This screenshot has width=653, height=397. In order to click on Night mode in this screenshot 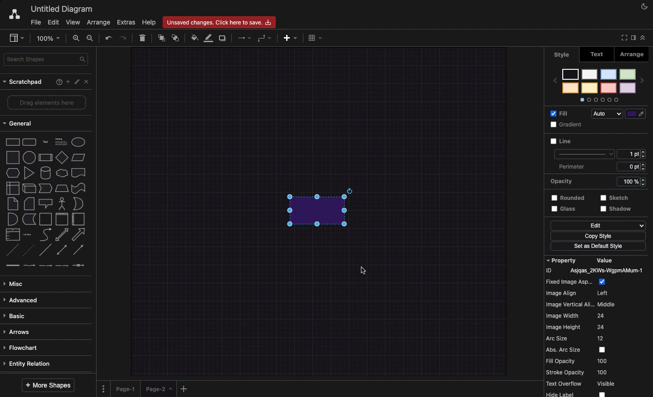, I will do `click(644, 7)`.